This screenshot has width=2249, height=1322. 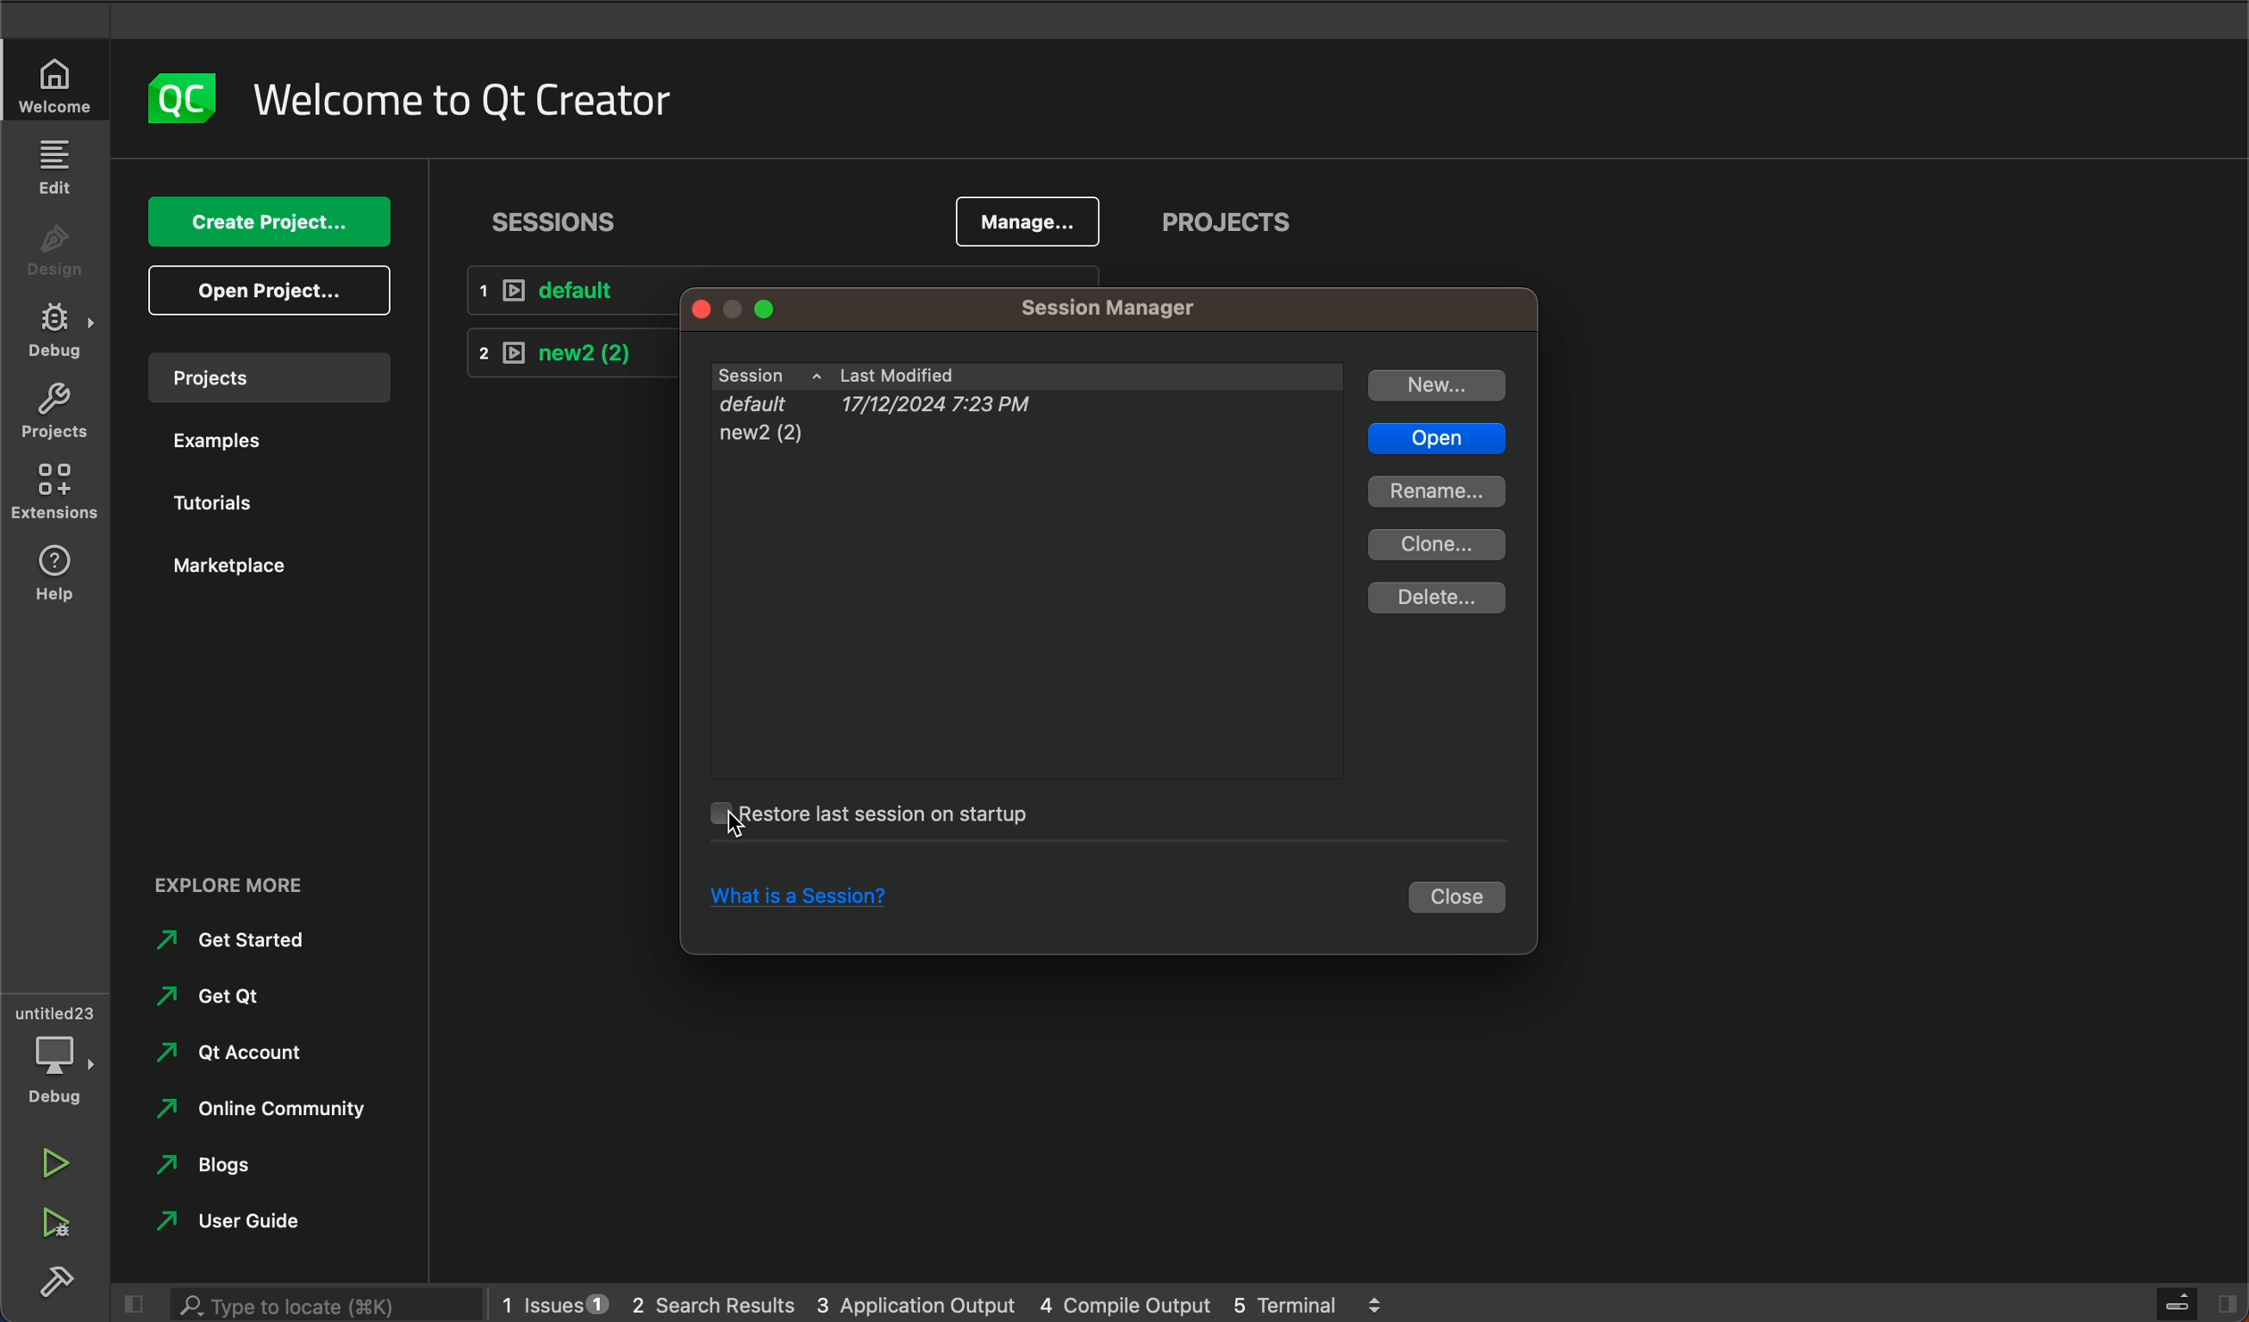 What do you see at coordinates (48, 1167) in the screenshot?
I see `run` at bounding box center [48, 1167].